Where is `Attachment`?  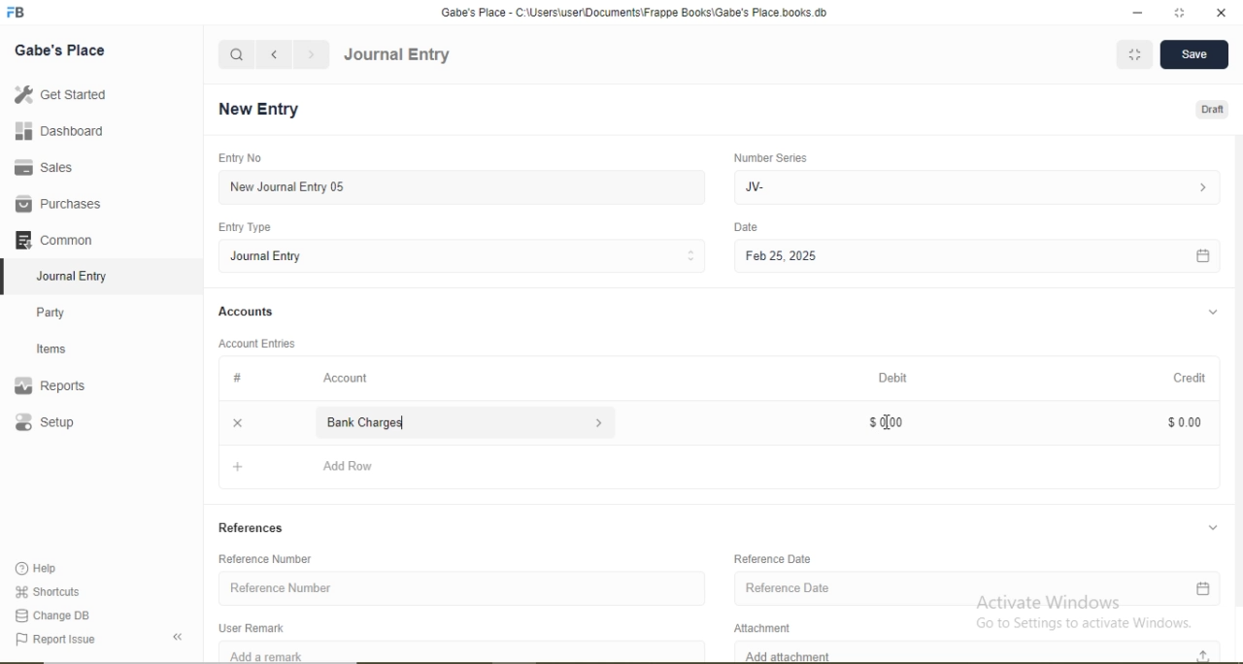 Attachment is located at coordinates (769, 625).